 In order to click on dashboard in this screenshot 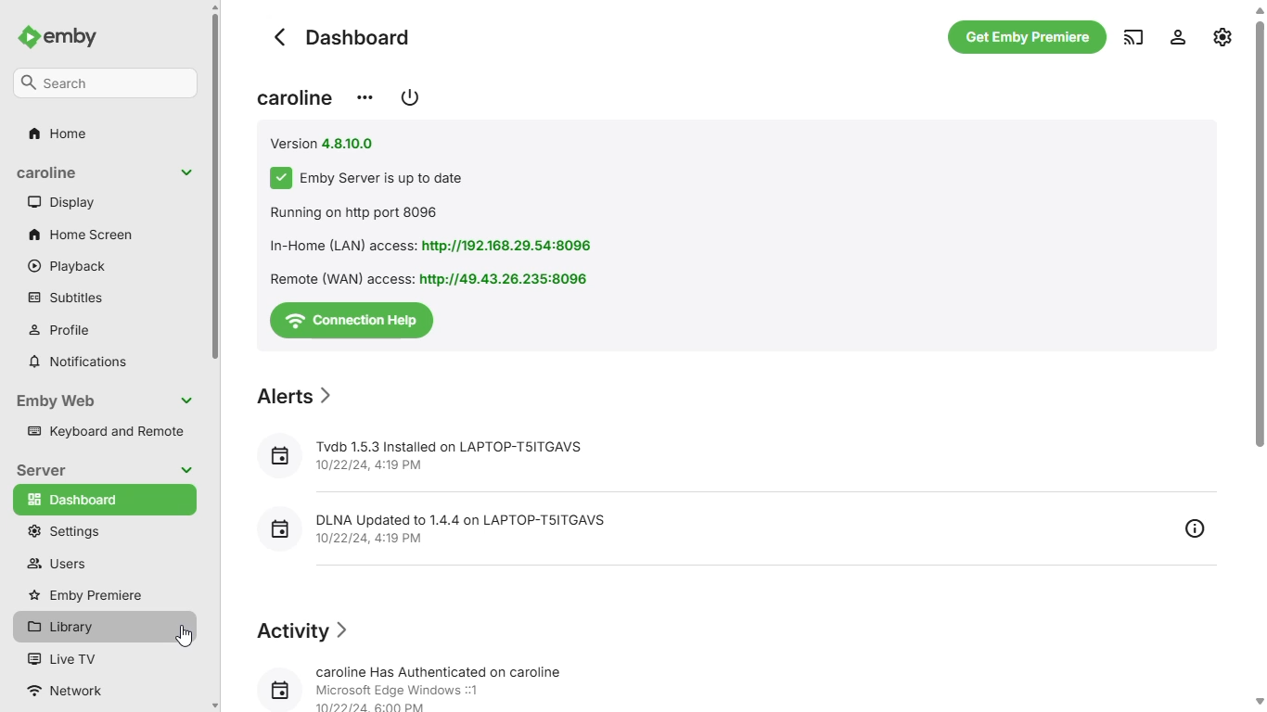, I will do `click(104, 500)`.